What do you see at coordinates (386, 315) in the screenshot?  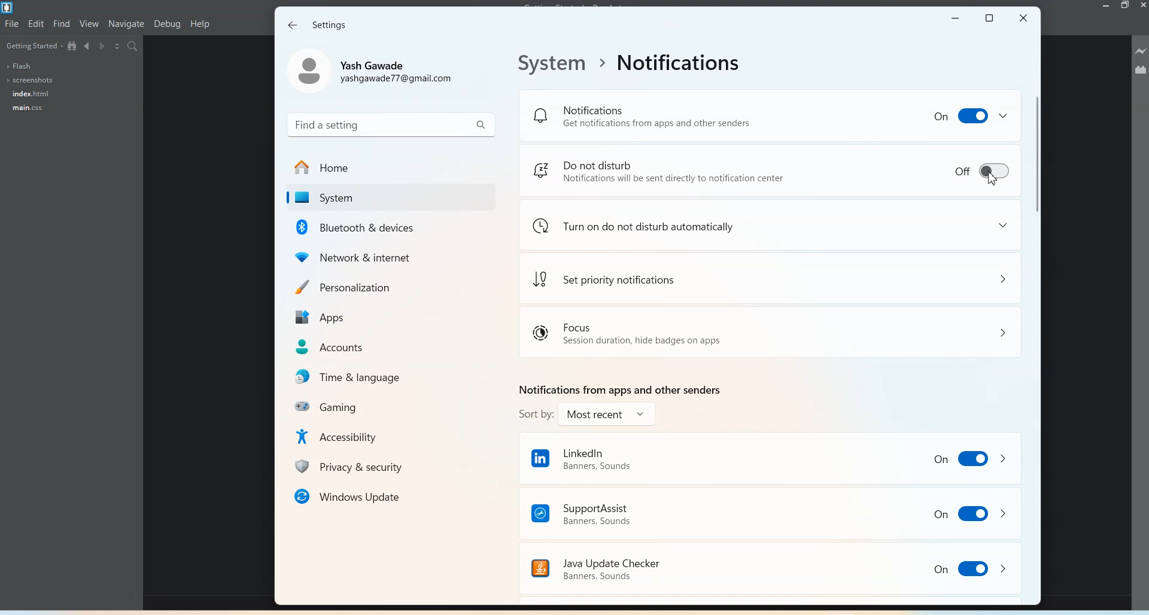 I see `Apps` at bounding box center [386, 315].